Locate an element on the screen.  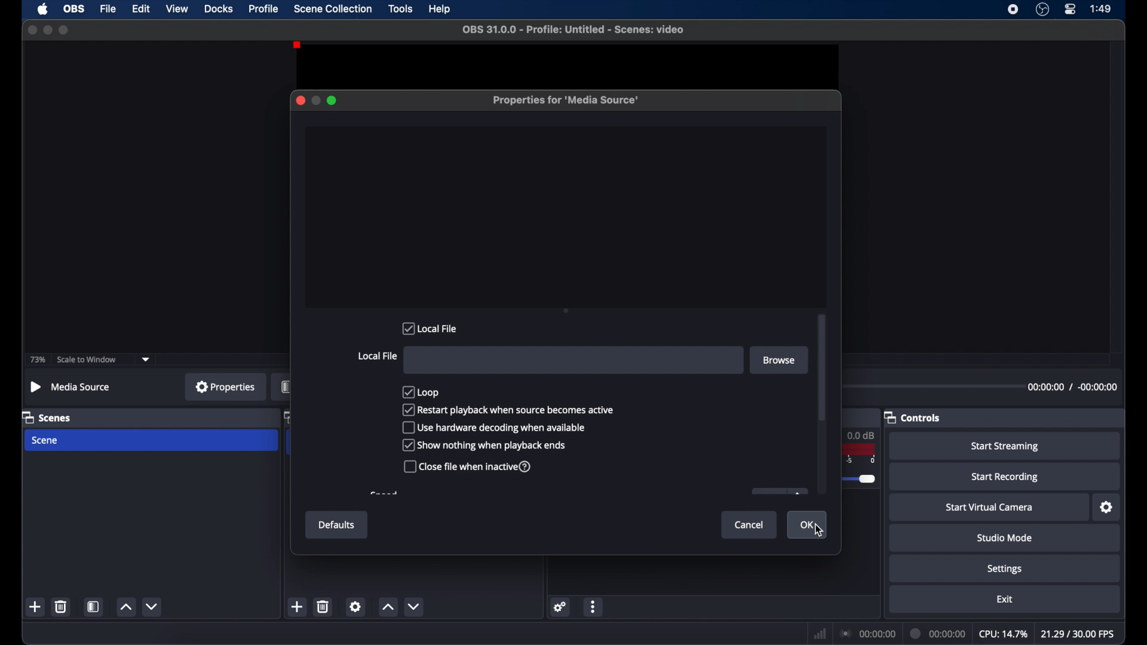
 is located at coordinates (867, 633).